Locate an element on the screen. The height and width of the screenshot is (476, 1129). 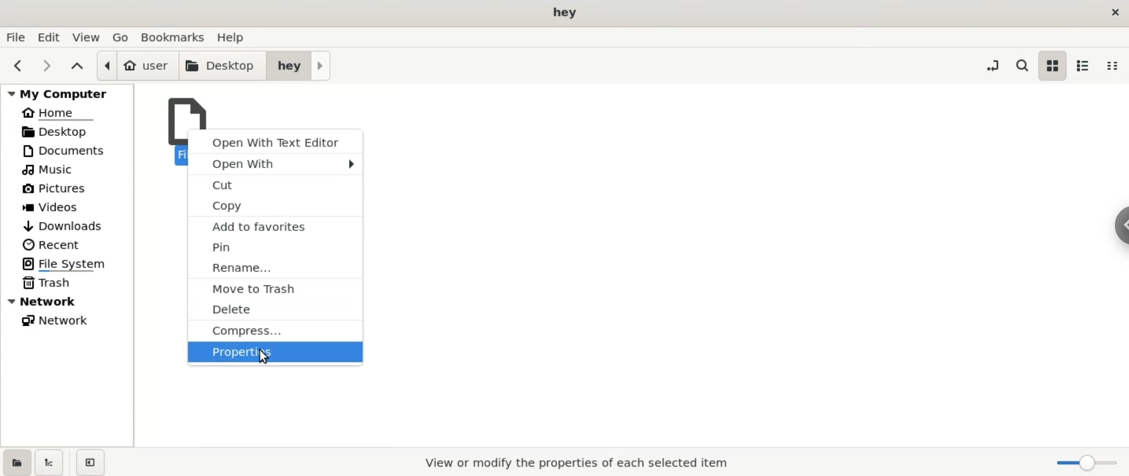
downloas is located at coordinates (68, 226).